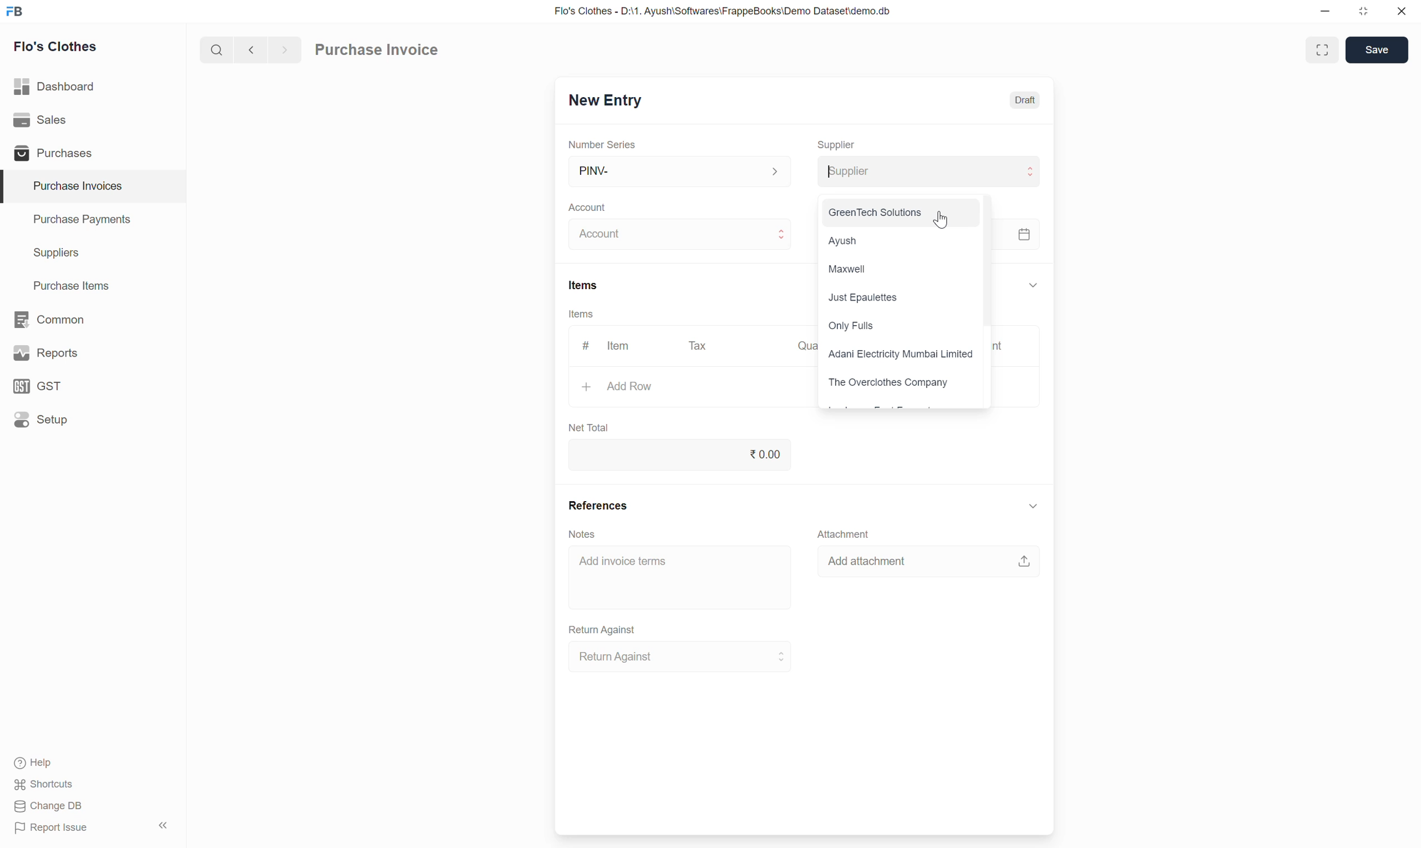 Image resolution: width=1421 pixels, height=848 pixels. What do you see at coordinates (940, 219) in the screenshot?
I see `Cursor` at bounding box center [940, 219].